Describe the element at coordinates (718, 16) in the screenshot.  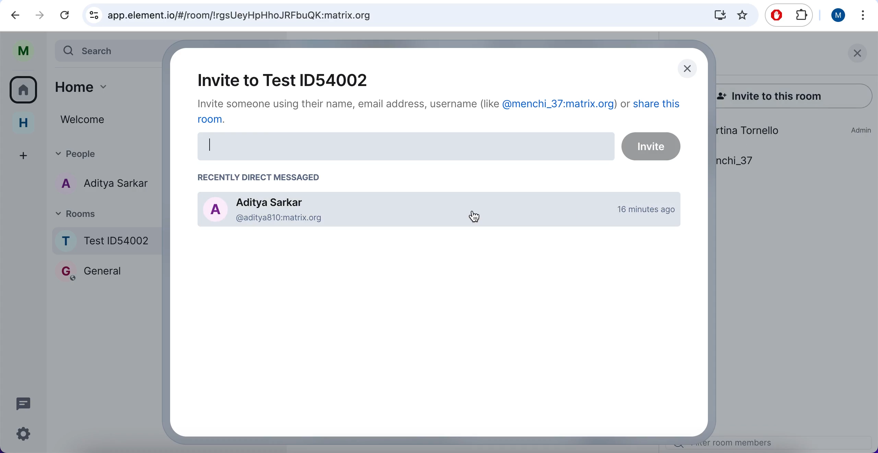
I see `donwloads` at that location.